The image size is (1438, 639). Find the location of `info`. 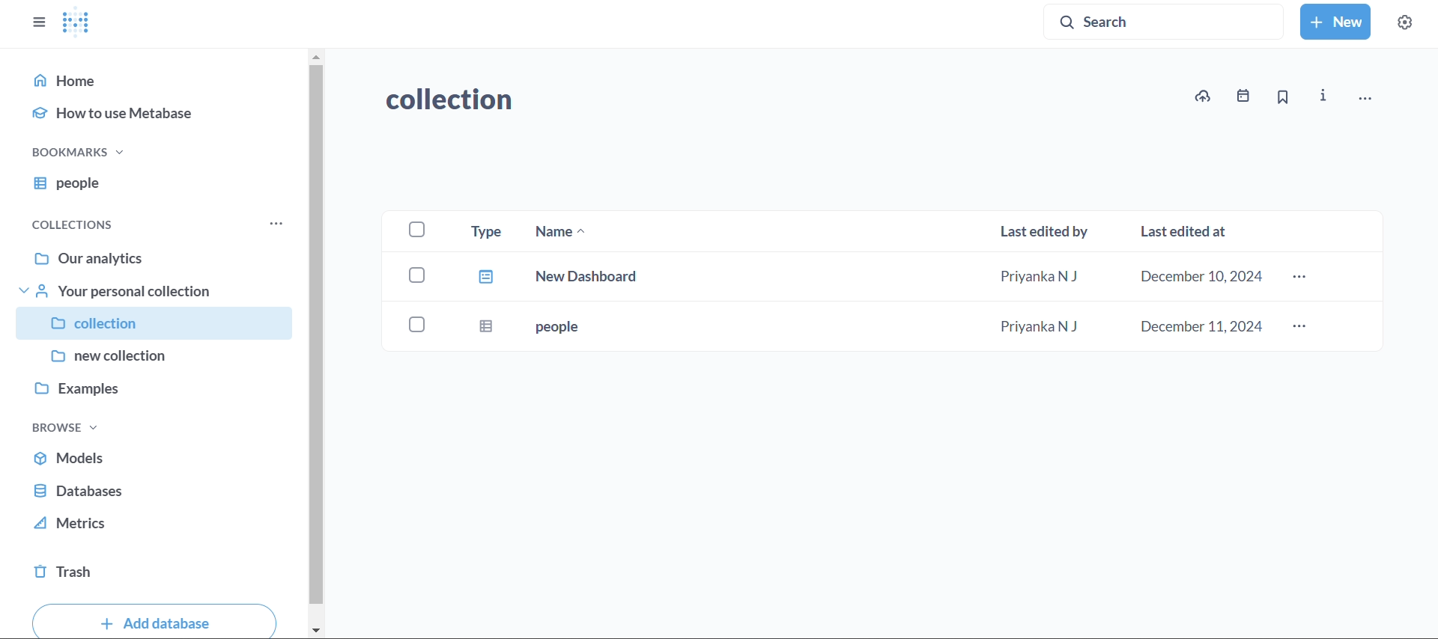

info is located at coordinates (1321, 97).